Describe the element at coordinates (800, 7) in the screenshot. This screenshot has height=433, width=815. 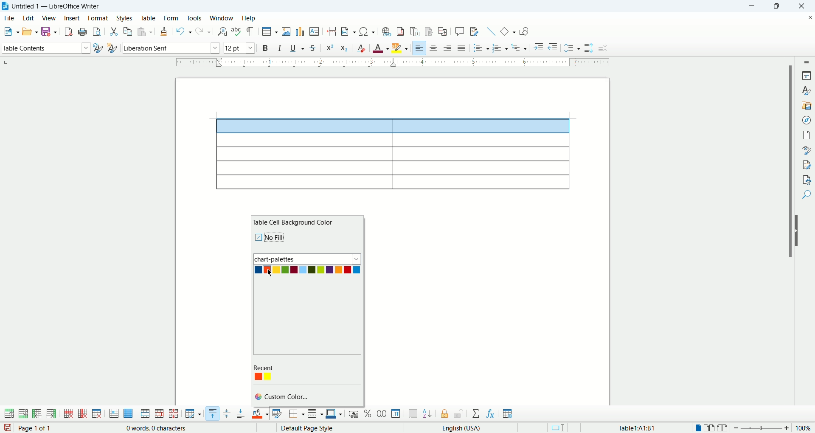
I see `close` at that location.